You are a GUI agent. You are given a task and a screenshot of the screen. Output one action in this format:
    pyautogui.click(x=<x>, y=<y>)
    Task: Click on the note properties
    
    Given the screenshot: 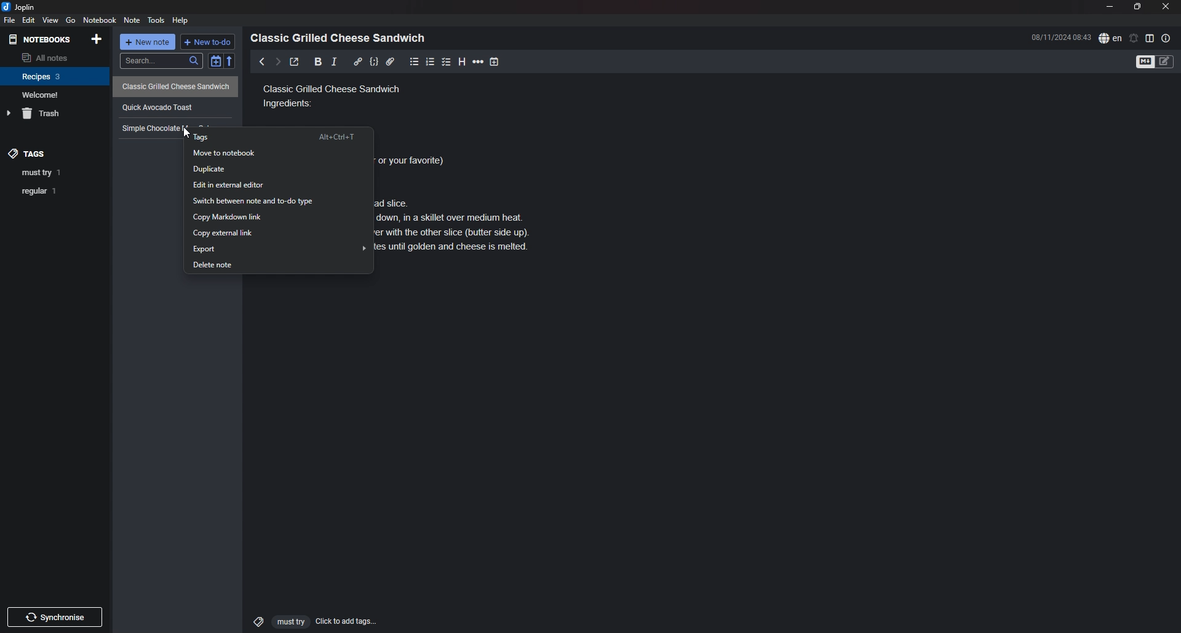 What is the action you would take?
    pyautogui.click(x=1166, y=38)
    